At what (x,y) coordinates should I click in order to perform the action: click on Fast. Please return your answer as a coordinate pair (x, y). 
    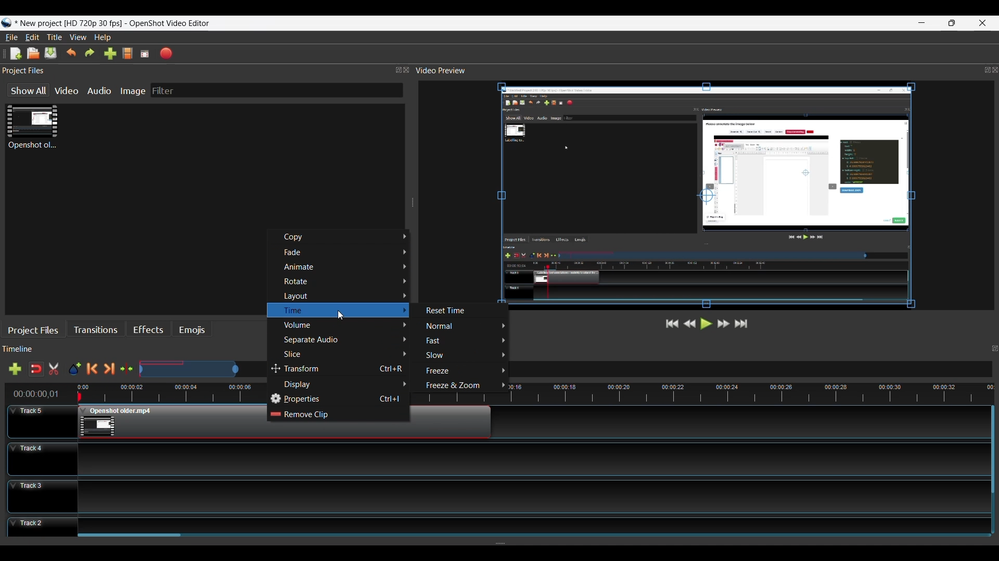
    Looking at the image, I should click on (464, 341).